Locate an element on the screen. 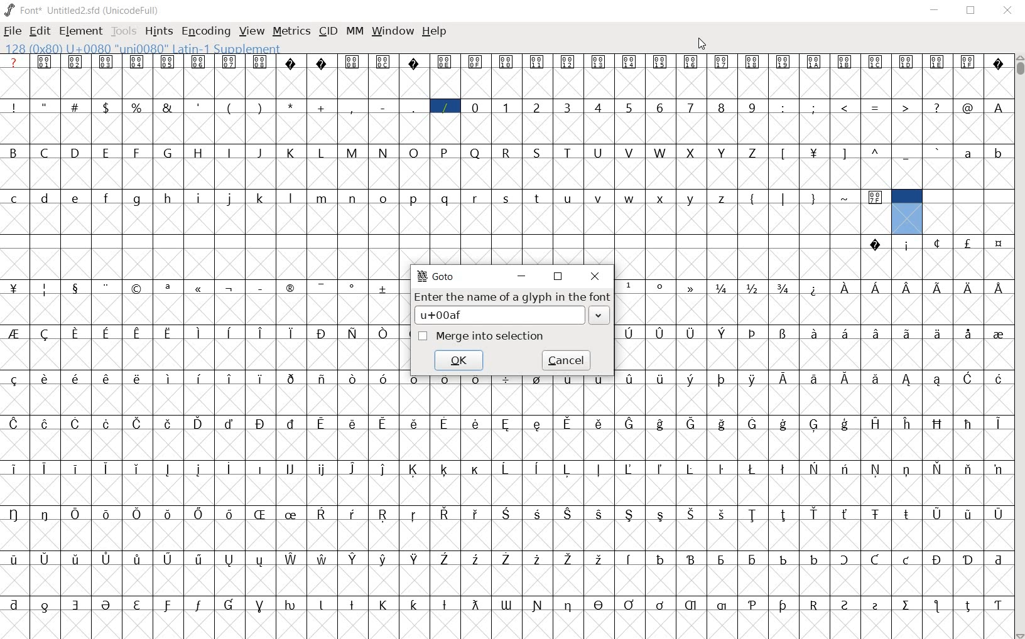 The image size is (1025, 639). Symbol is located at coordinates (79, 379).